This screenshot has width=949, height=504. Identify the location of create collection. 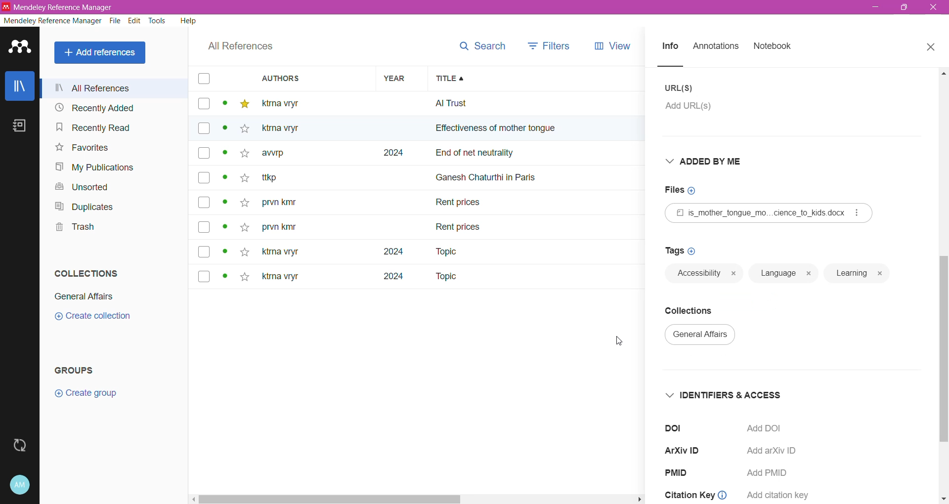
(100, 319).